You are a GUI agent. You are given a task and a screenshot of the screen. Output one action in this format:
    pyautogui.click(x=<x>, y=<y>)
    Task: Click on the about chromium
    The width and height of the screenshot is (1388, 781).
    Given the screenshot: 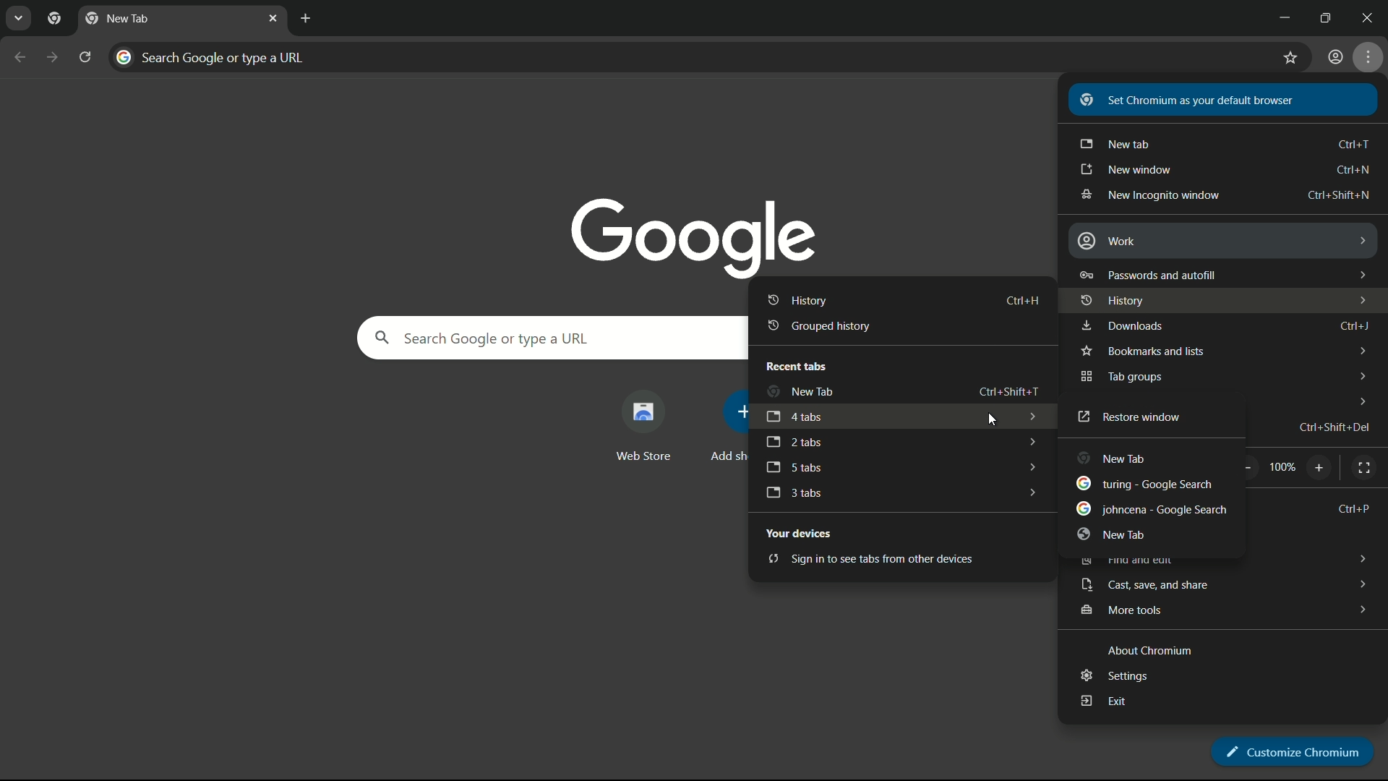 What is the action you would take?
    pyautogui.click(x=1148, y=652)
    